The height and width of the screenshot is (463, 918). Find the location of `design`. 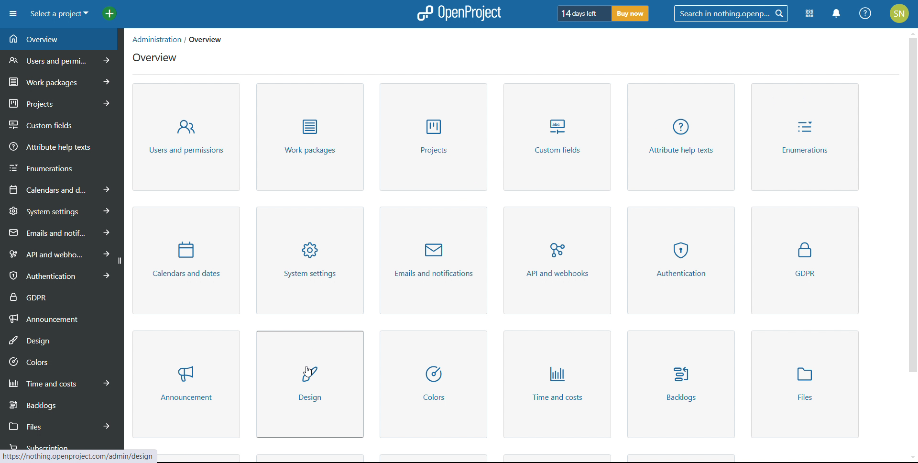

design is located at coordinates (309, 384).